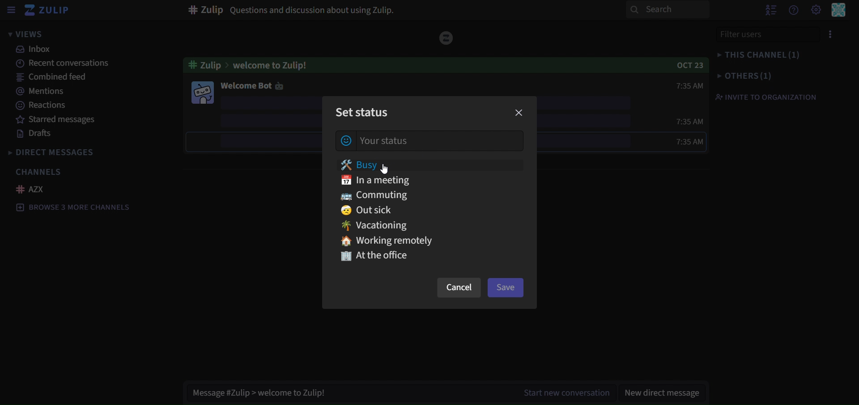 Image resolution: width=859 pixels, height=405 pixels. Describe the element at coordinates (374, 256) in the screenshot. I see `At the office` at that location.